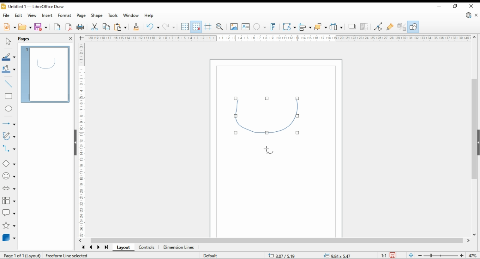  Describe the element at coordinates (268, 150) in the screenshot. I see `mouse pointer` at that location.